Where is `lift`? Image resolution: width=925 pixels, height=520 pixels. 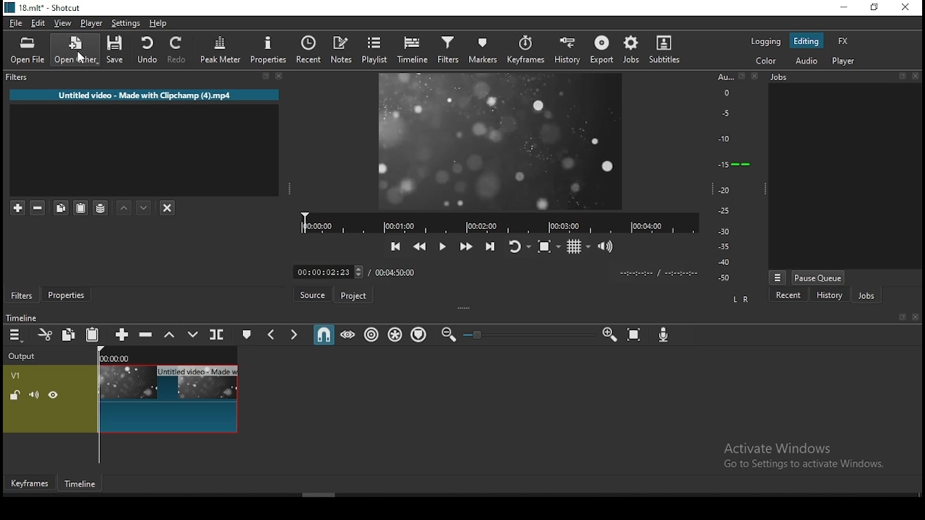
lift is located at coordinates (169, 335).